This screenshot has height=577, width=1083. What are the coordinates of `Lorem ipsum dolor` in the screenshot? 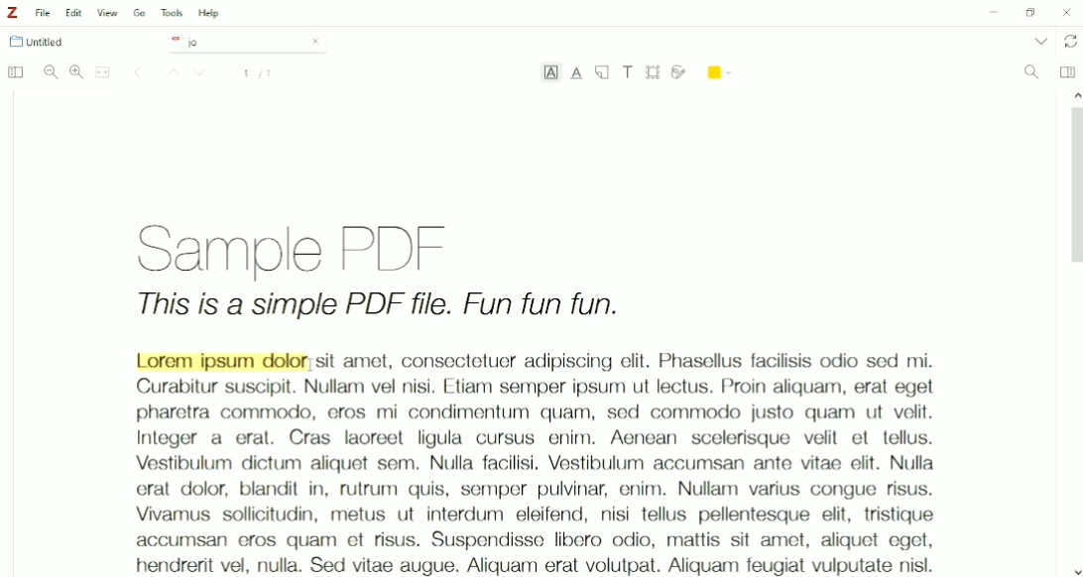 It's located at (221, 361).